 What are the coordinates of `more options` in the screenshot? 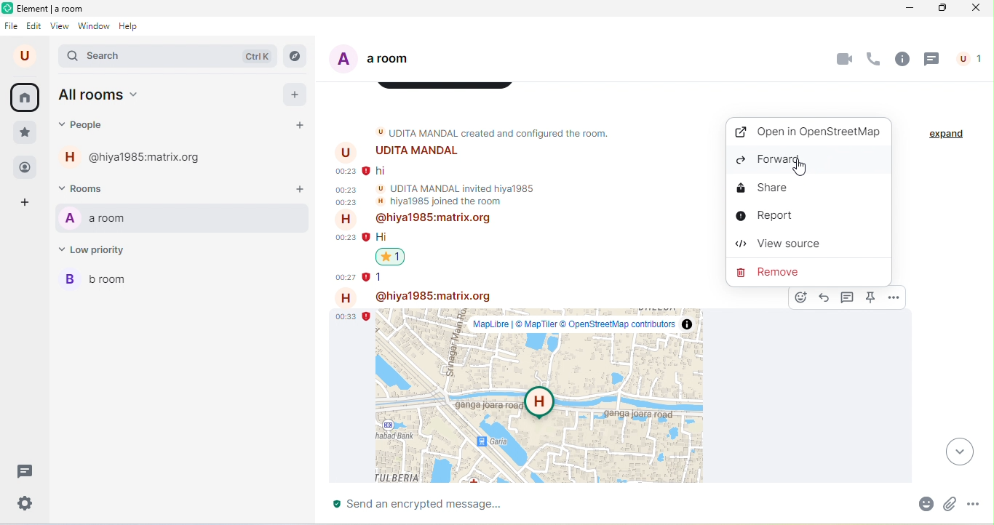 It's located at (979, 505).